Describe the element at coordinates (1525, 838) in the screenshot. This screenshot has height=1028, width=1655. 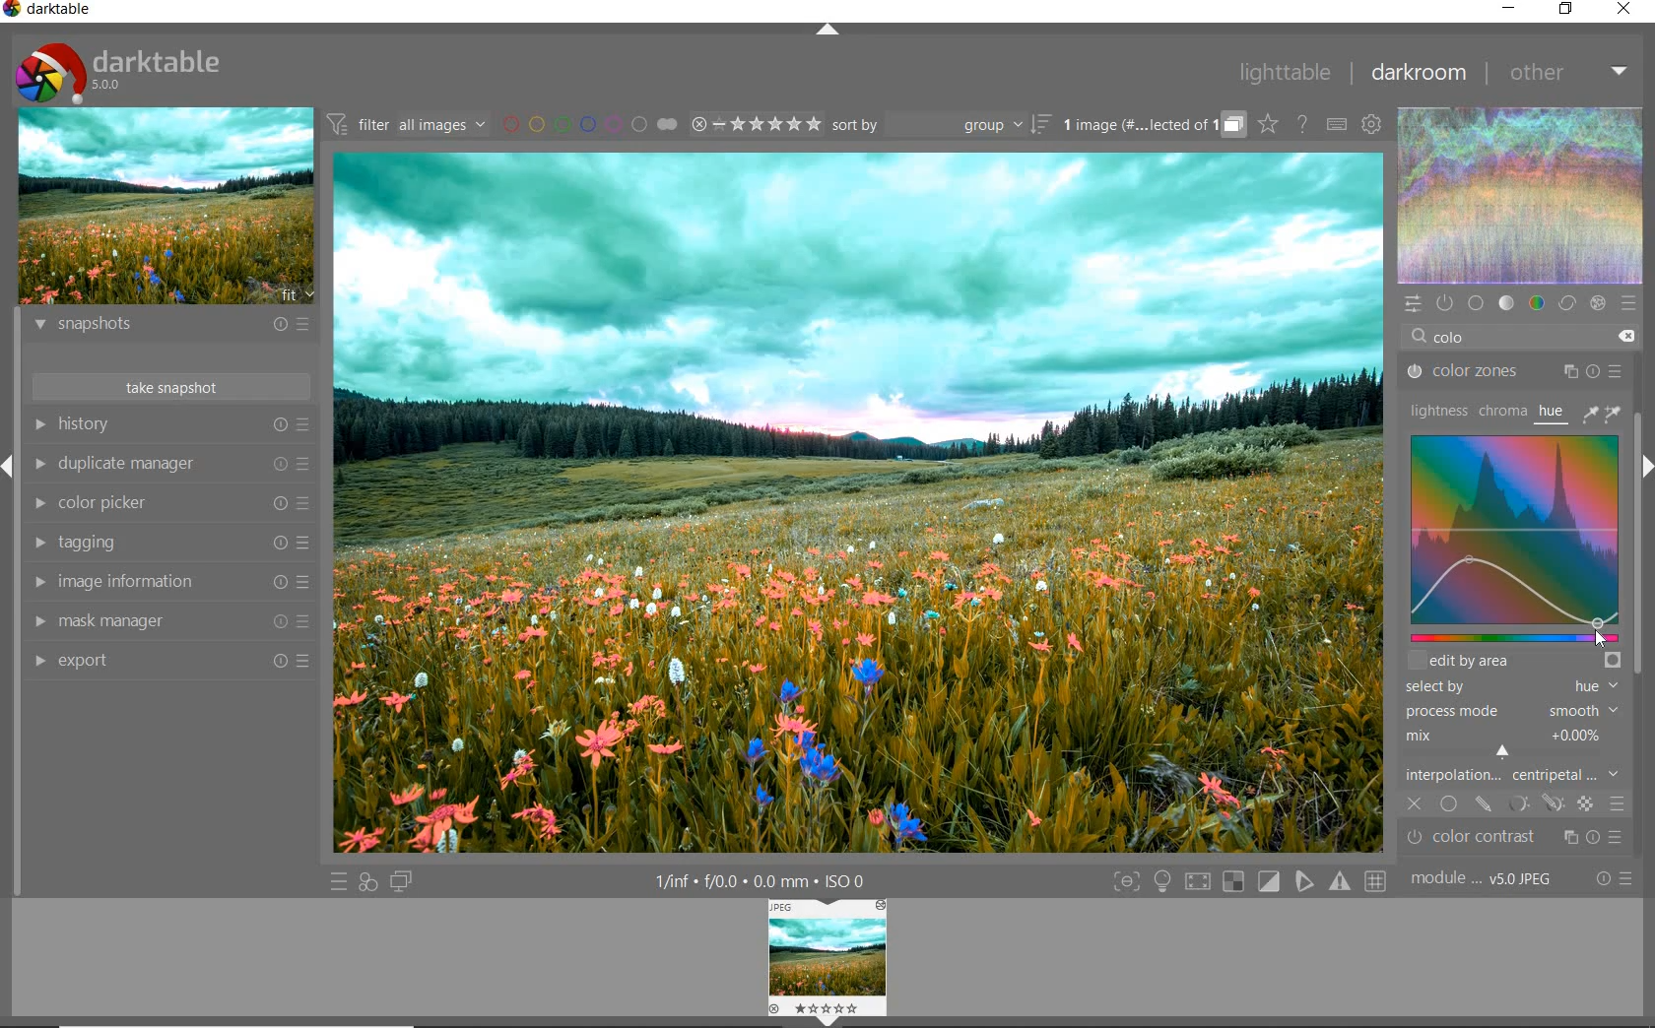
I see `Color contrast` at that location.